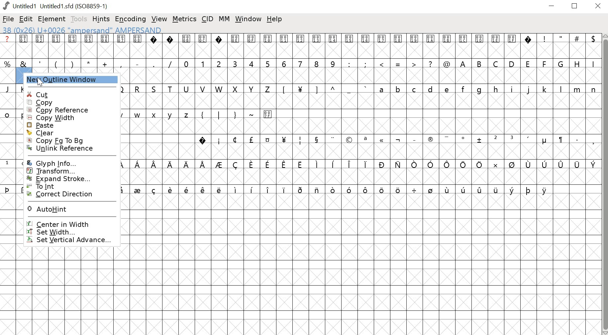 The height and width of the screenshot is (335, 608). Describe the element at coordinates (73, 223) in the screenshot. I see `center in width` at that location.